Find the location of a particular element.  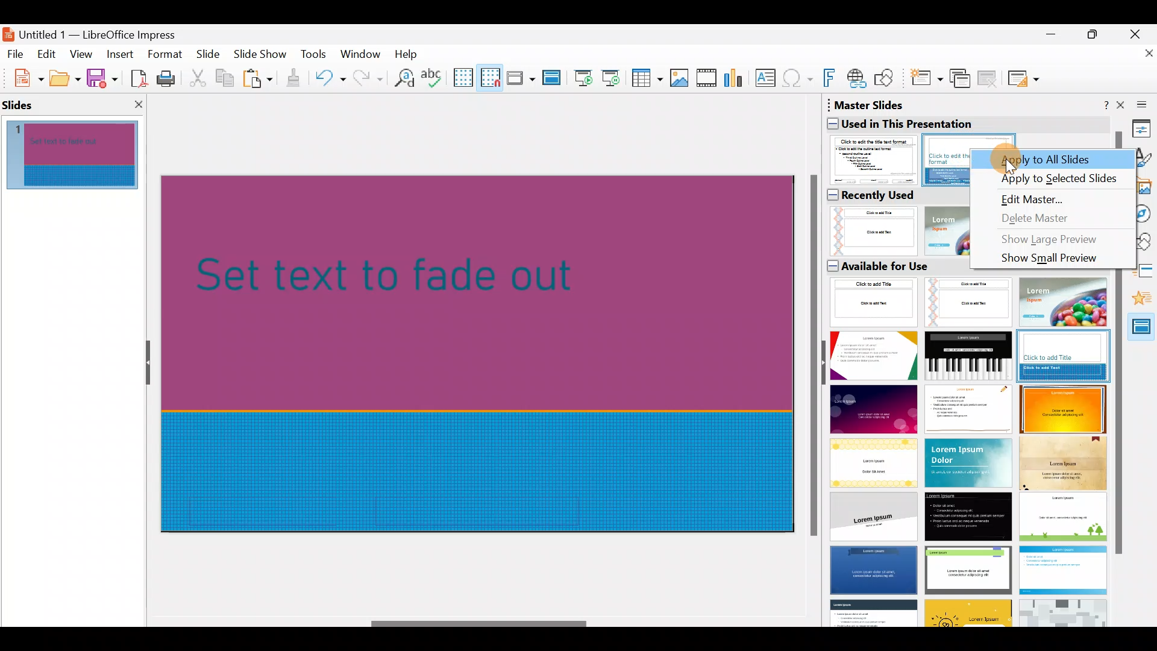

Undo is located at coordinates (330, 80).